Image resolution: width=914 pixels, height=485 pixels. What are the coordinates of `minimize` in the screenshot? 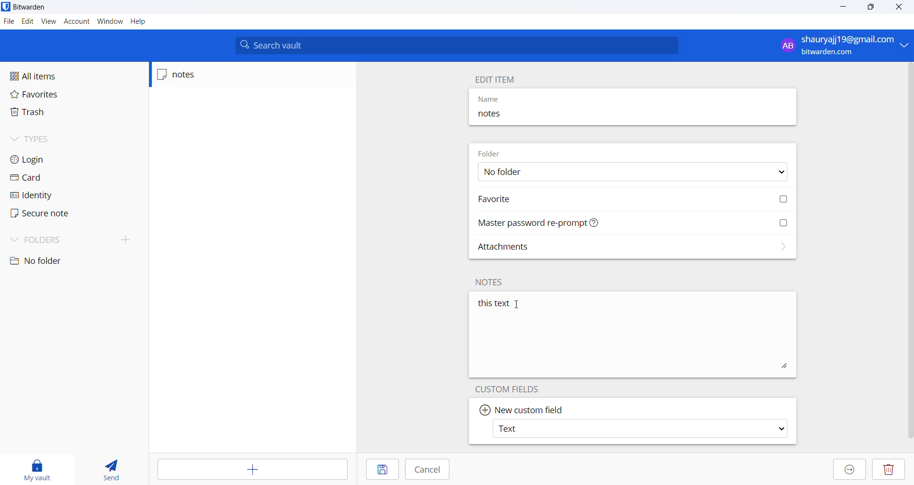 It's located at (841, 8).